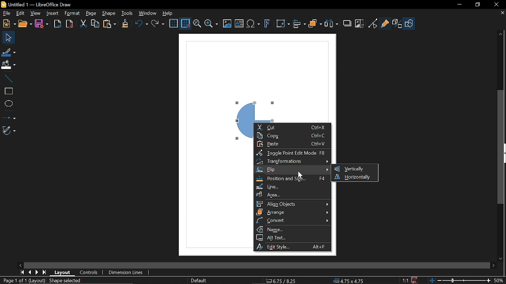  Describe the element at coordinates (293, 229) in the screenshot. I see `Name` at that location.